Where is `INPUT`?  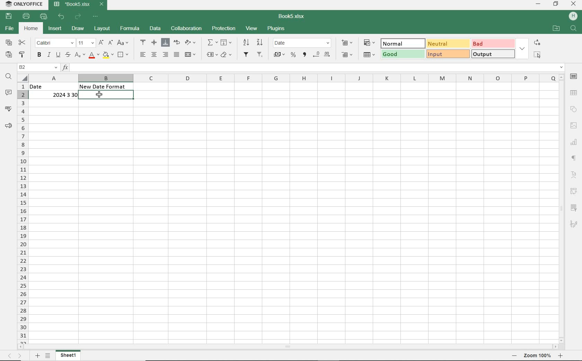
INPUT is located at coordinates (448, 54).